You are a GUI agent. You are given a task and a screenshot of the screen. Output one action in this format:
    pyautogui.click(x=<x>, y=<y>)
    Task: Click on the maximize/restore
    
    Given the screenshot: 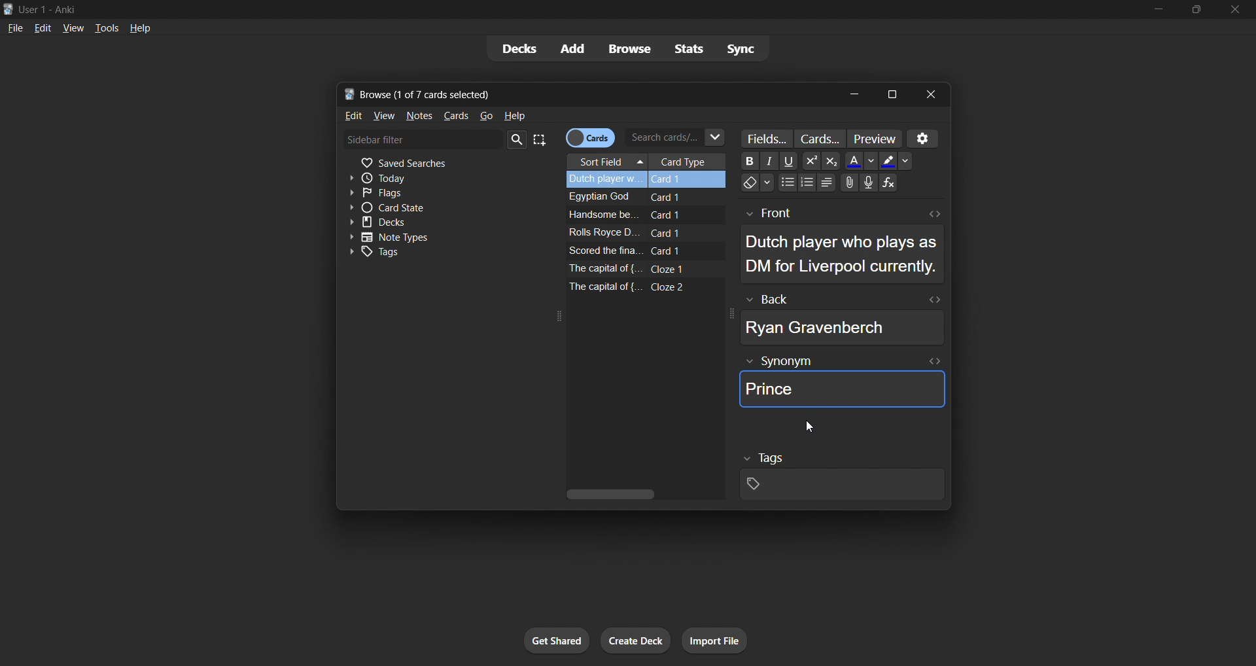 What is the action you would take?
    pyautogui.click(x=1195, y=10)
    